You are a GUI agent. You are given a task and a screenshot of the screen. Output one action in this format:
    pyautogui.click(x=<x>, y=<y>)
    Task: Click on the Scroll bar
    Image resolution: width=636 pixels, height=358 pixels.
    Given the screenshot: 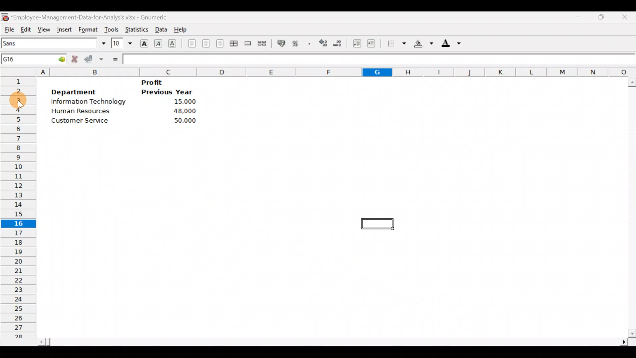 What is the action you would take?
    pyautogui.click(x=630, y=208)
    